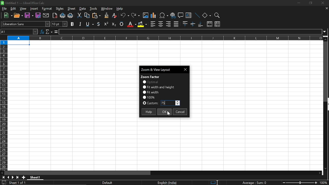 The image size is (329, 185). What do you see at coordinates (150, 82) in the screenshot?
I see `optional` at bounding box center [150, 82].